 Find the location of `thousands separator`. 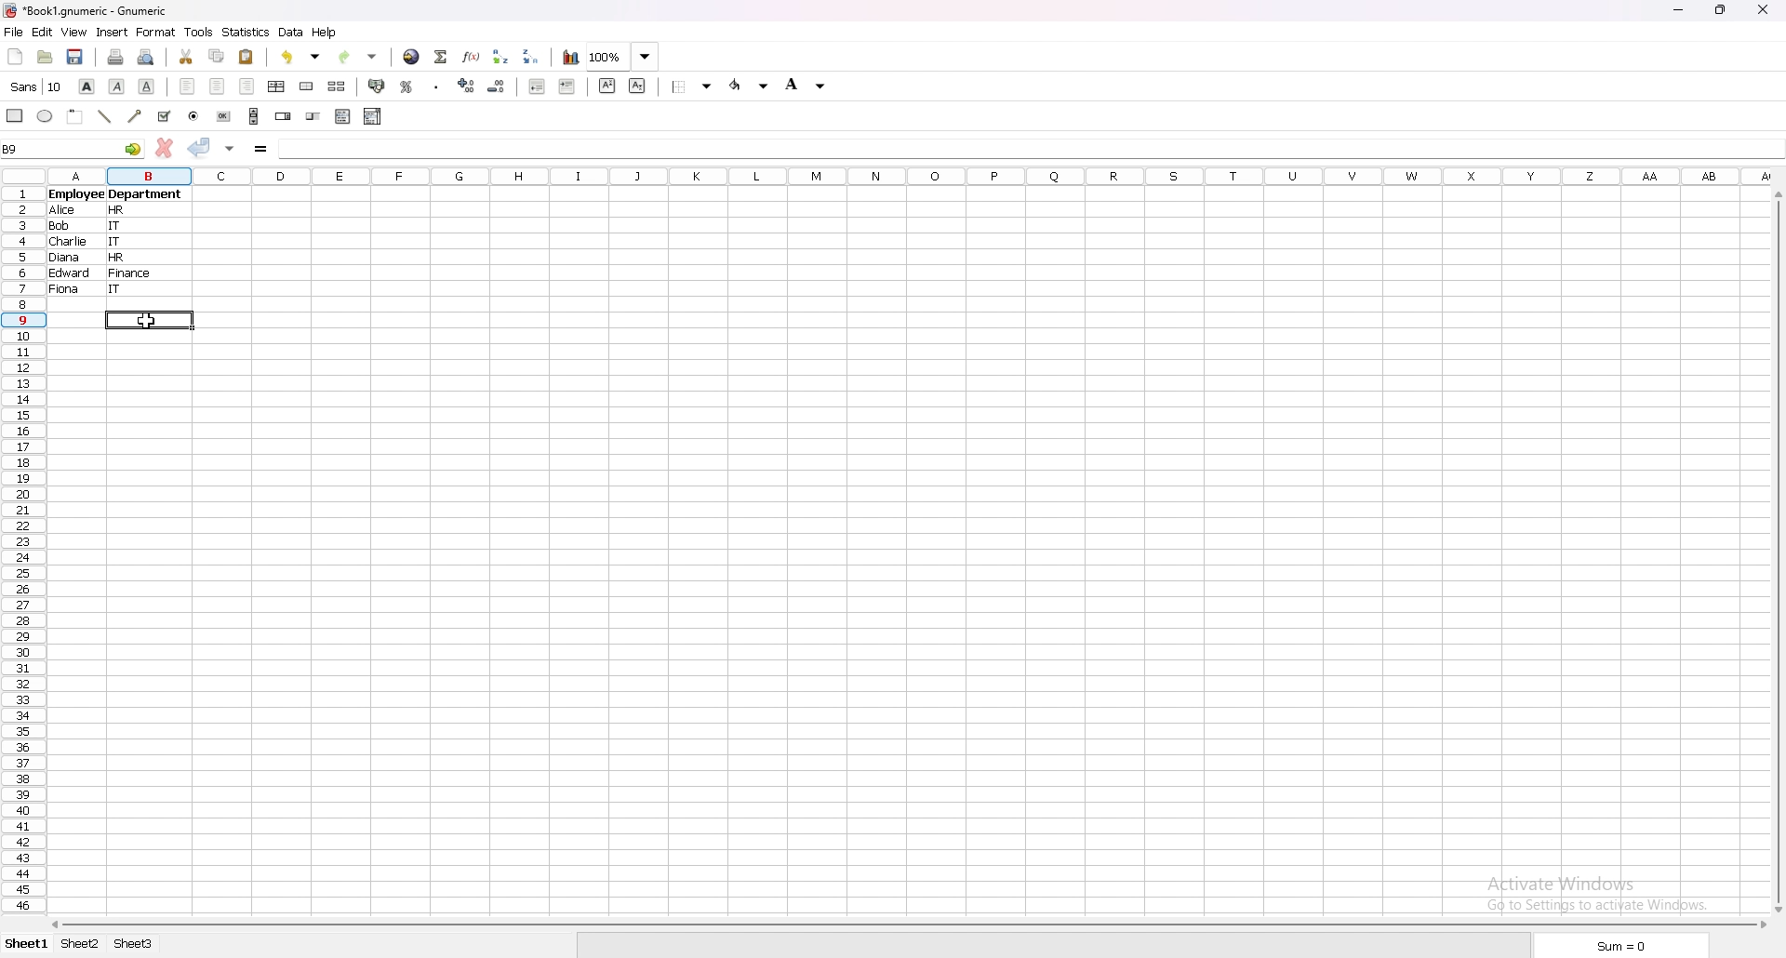

thousands separator is located at coordinates (436, 86).